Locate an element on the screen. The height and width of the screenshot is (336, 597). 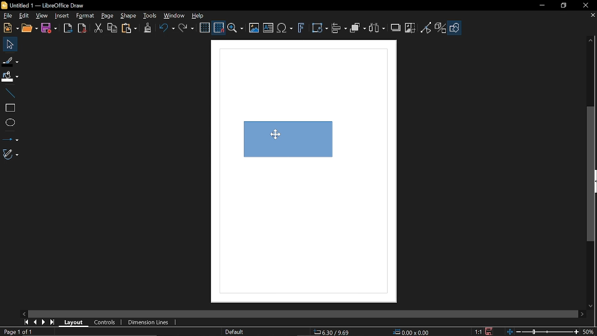
Layout is located at coordinates (74, 322).